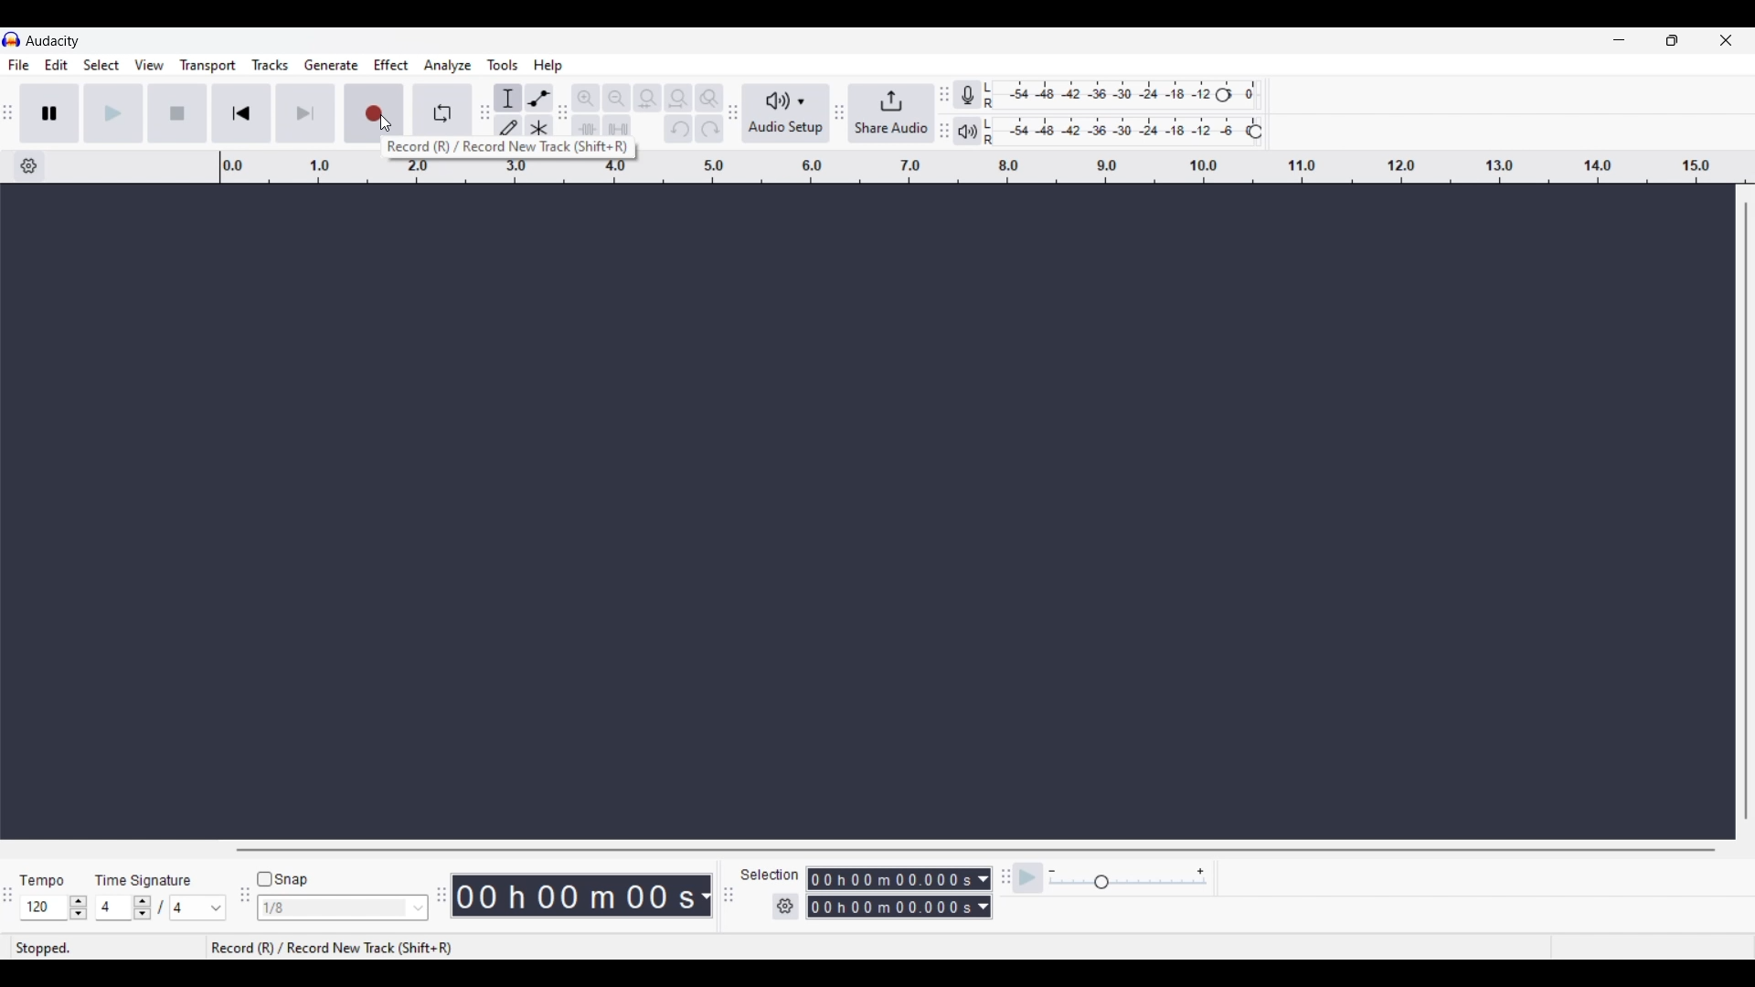 The width and height of the screenshot is (1755, 987). I want to click on toolbar, so click(481, 114).